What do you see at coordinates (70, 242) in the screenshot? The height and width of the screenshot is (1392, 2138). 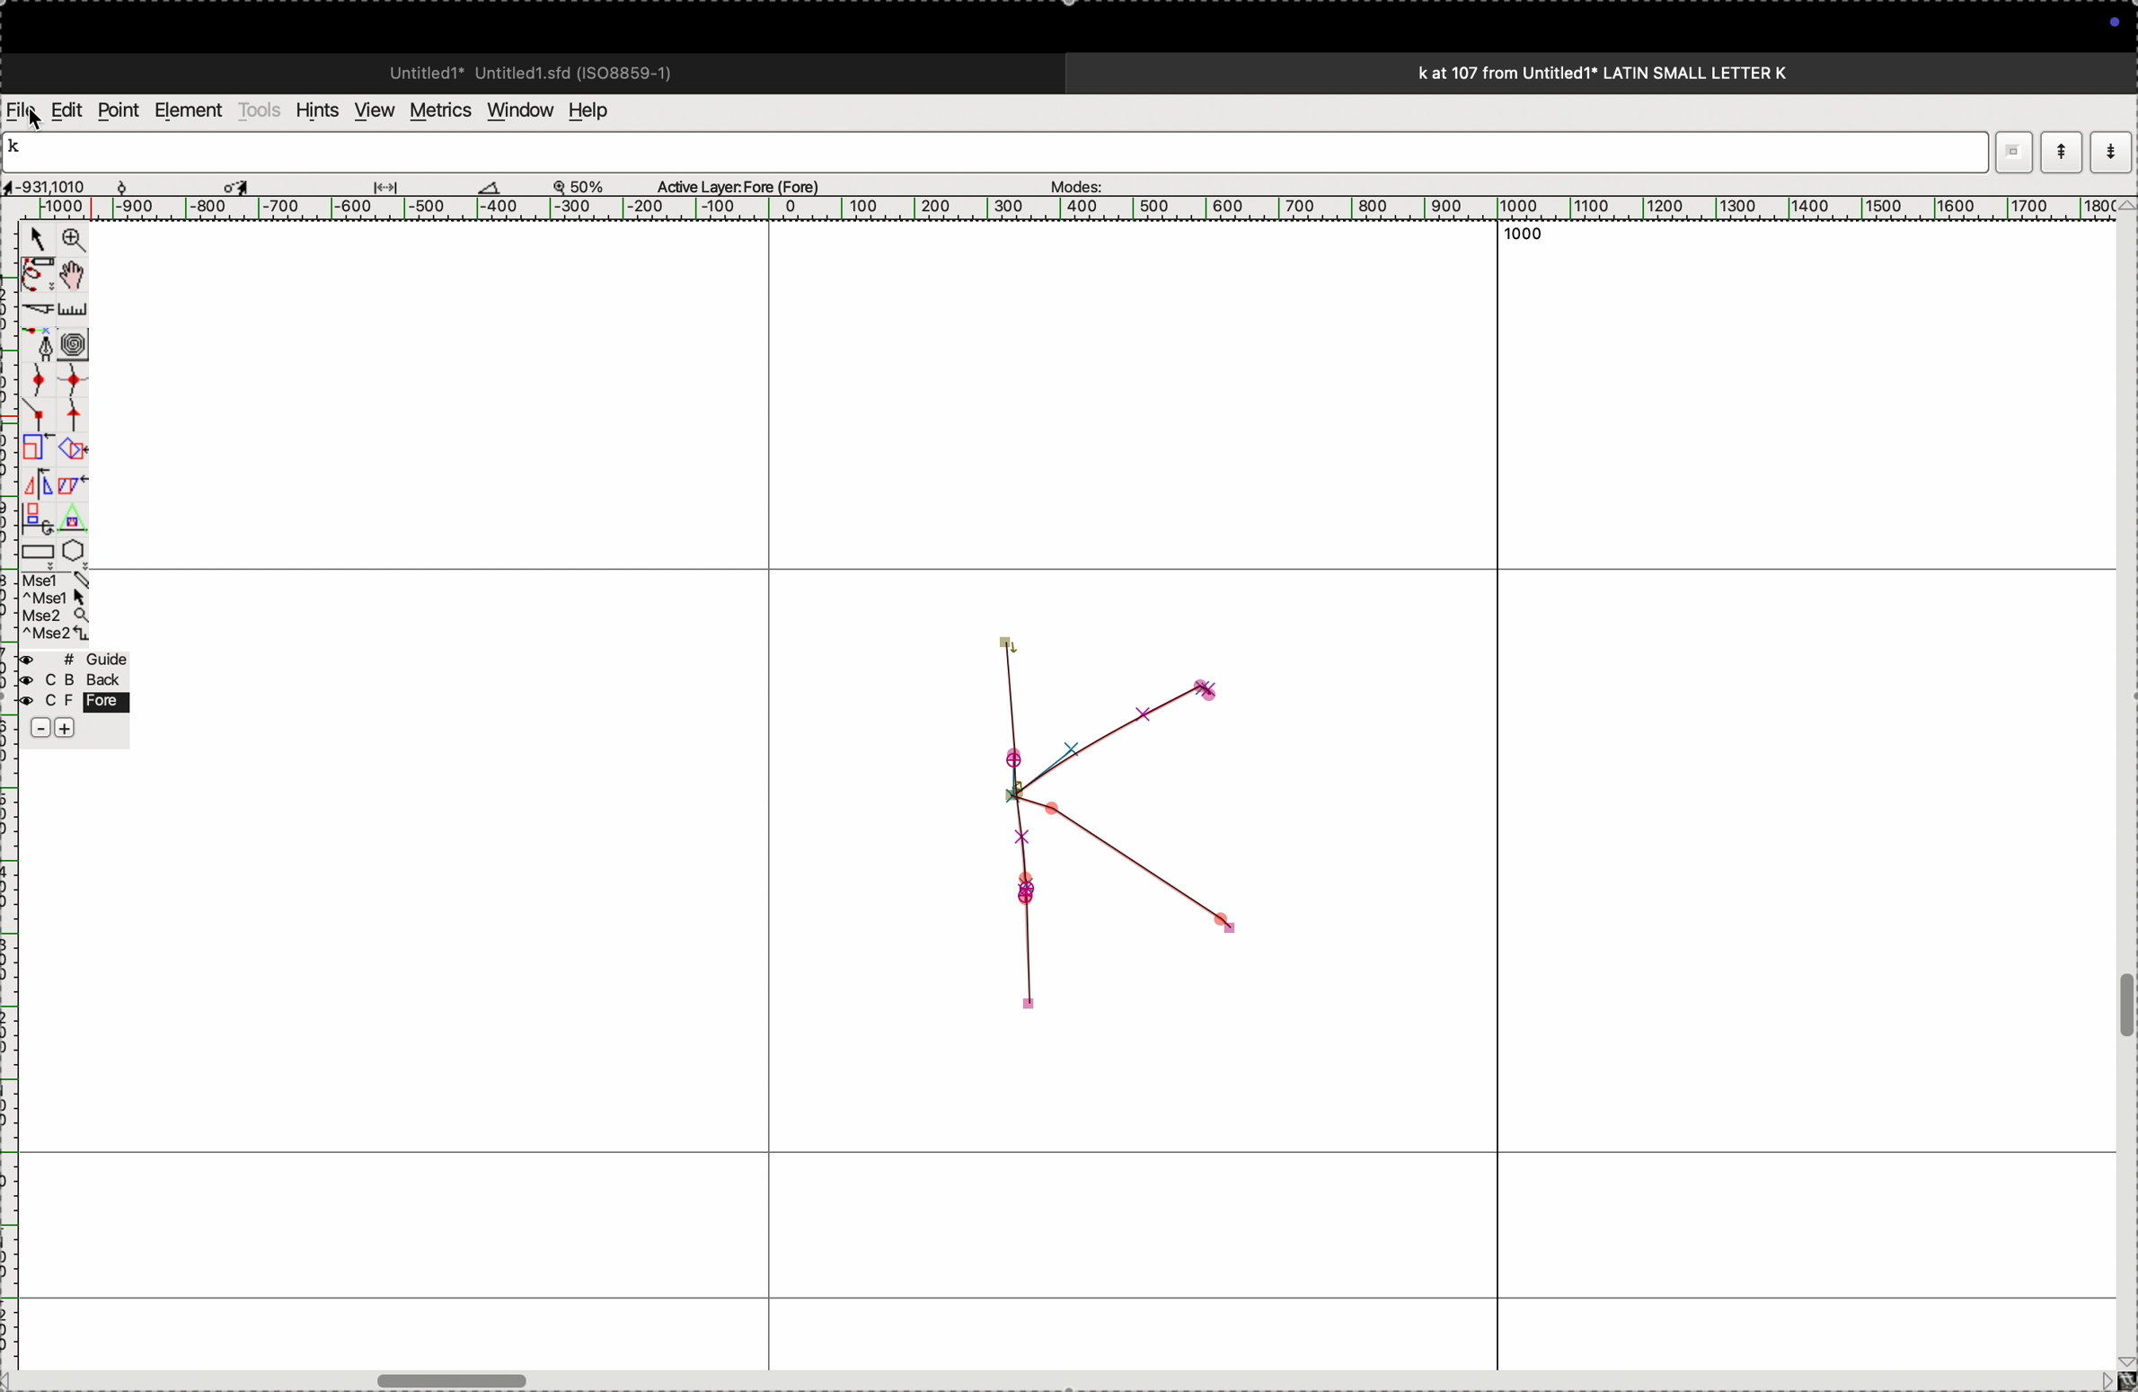 I see `zoom` at bounding box center [70, 242].